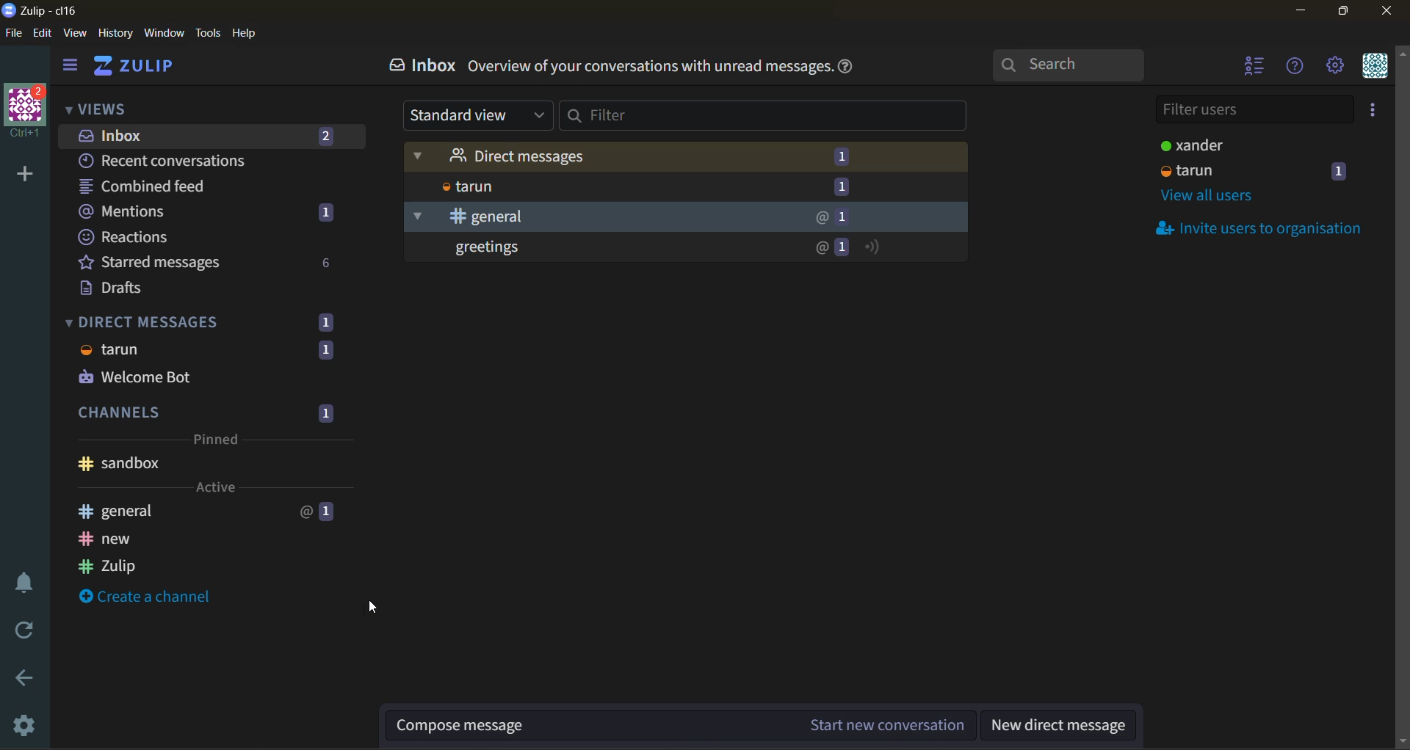  Describe the element at coordinates (115, 34) in the screenshot. I see `history` at that location.